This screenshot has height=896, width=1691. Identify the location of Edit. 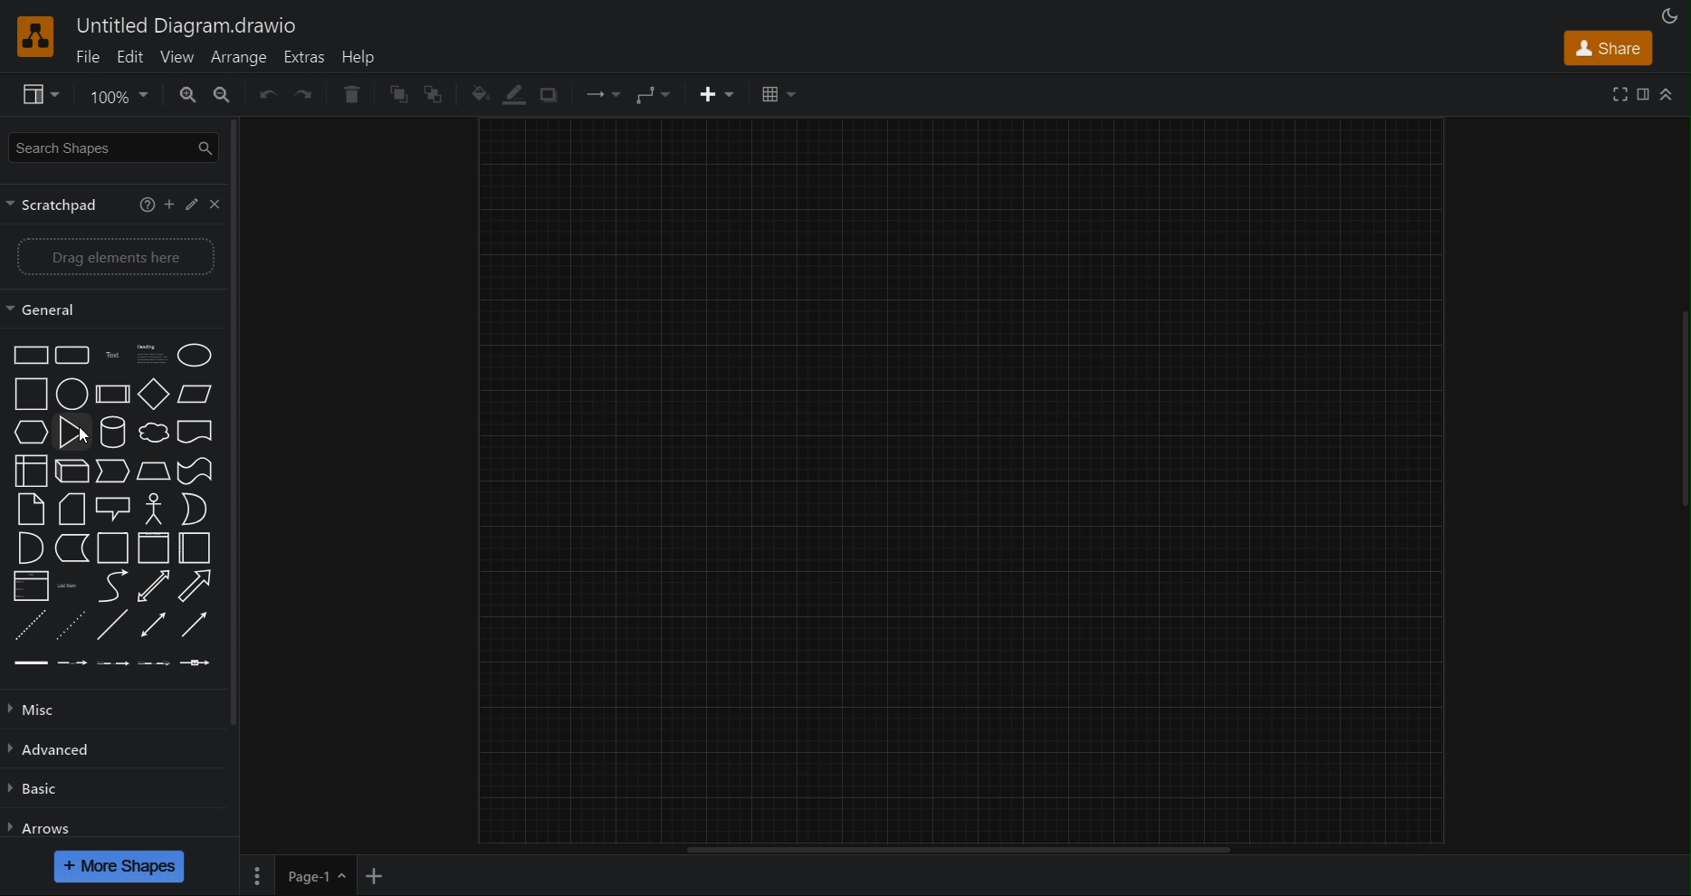
(131, 53).